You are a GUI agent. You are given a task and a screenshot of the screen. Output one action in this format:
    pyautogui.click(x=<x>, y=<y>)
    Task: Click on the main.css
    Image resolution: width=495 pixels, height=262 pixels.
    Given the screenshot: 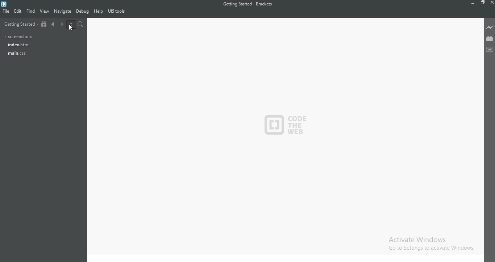 What is the action you would take?
    pyautogui.click(x=17, y=54)
    